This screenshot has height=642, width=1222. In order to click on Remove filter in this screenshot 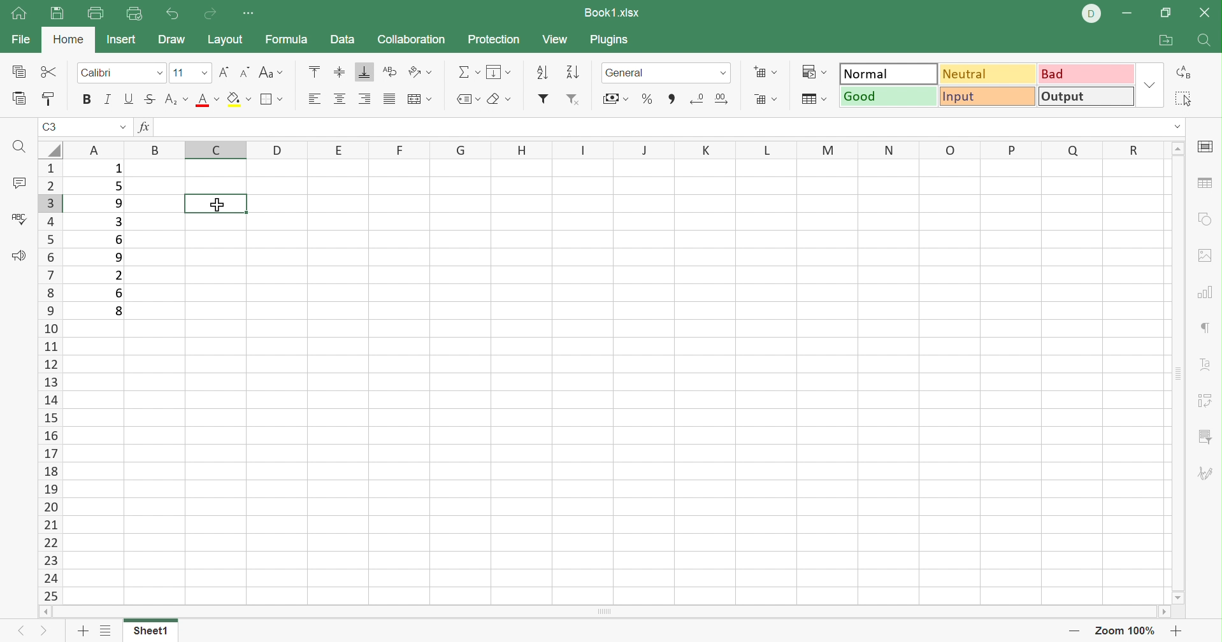, I will do `click(573, 101)`.